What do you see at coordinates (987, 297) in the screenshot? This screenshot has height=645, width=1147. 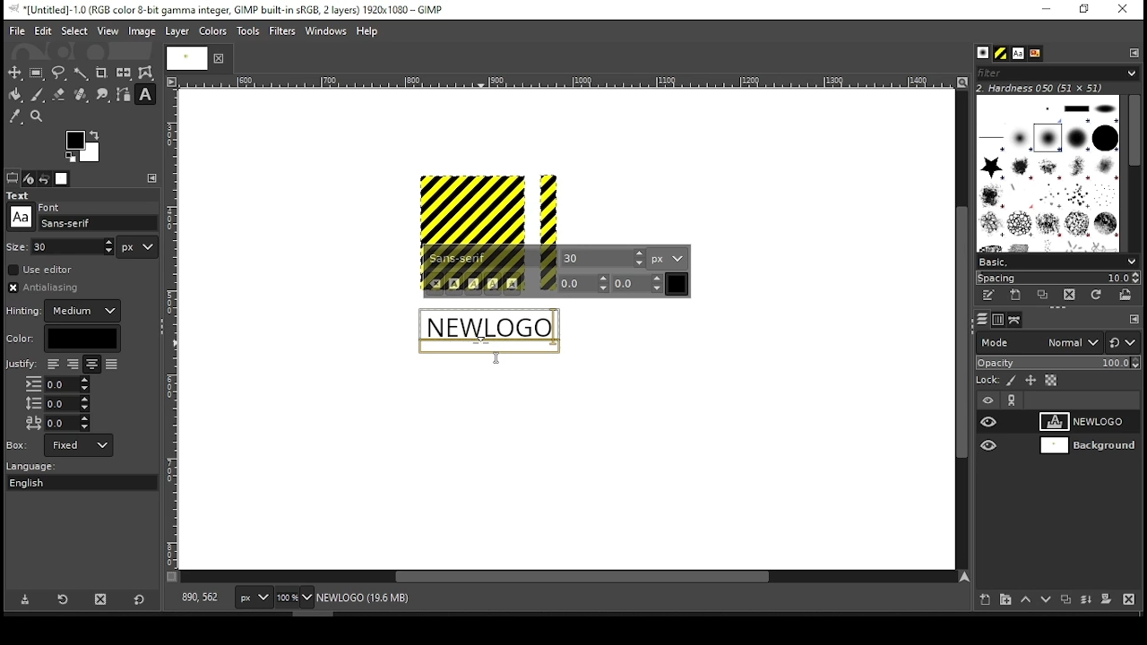 I see `edit this brush` at bounding box center [987, 297].